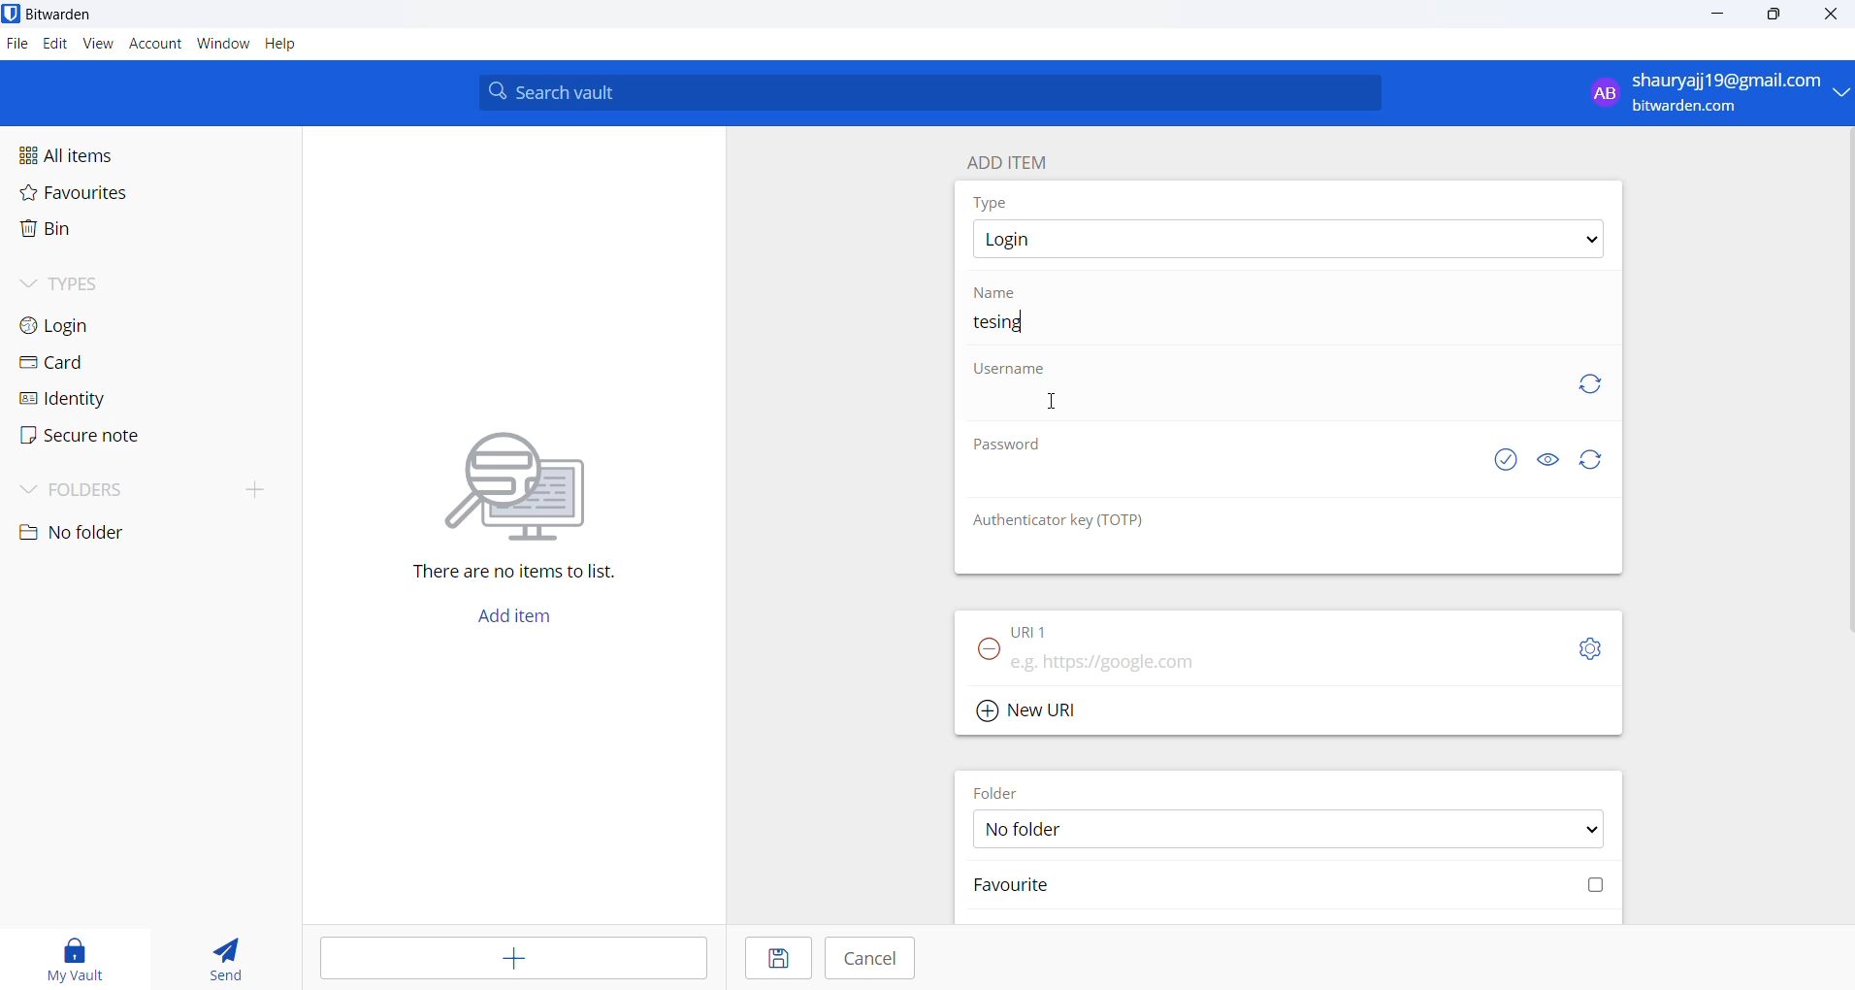  Describe the element at coordinates (983, 655) in the screenshot. I see `Remove URL` at that location.